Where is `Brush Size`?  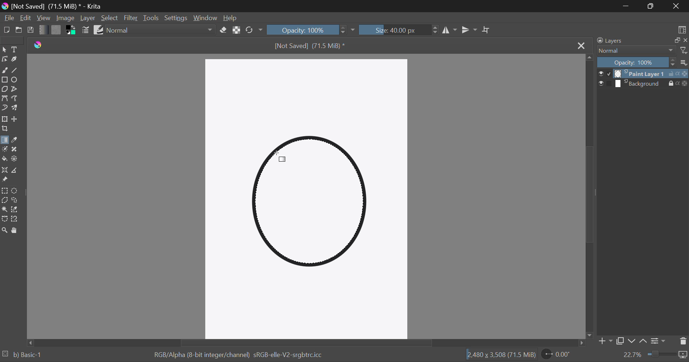
Brush Size is located at coordinates (400, 29).